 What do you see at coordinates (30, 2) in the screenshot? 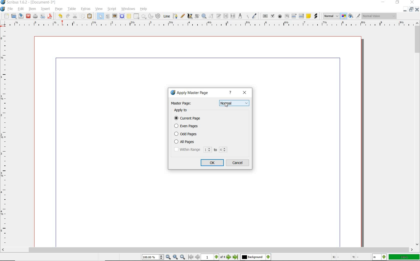
I see `Scribus 1.62 - [Document-3*]` at bounding box center [30, 2].